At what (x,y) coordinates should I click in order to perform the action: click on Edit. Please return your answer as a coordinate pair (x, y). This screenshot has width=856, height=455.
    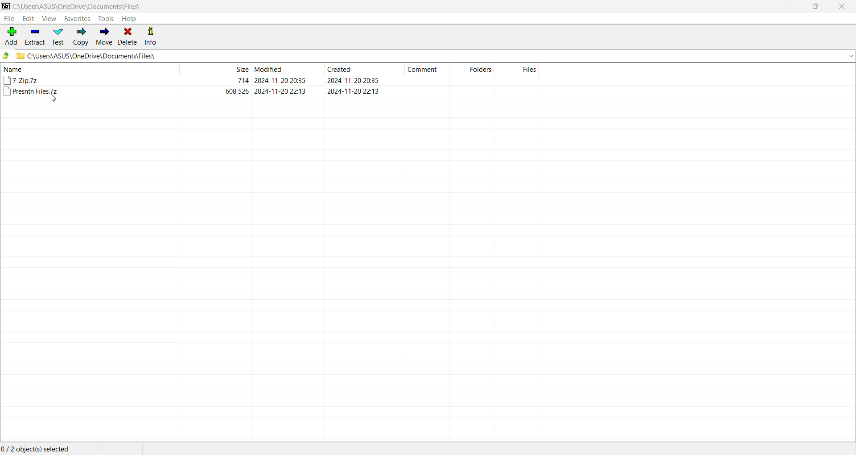
    Looking at the image, I should click on (29, 18).